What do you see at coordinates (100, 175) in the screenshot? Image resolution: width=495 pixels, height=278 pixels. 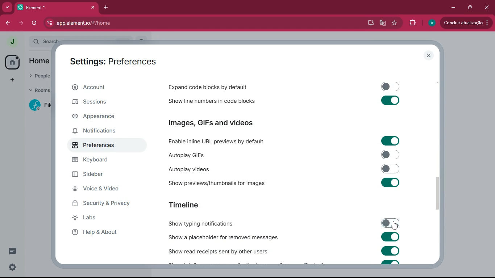 I see `sidebar` at bounding box center [100, 175].